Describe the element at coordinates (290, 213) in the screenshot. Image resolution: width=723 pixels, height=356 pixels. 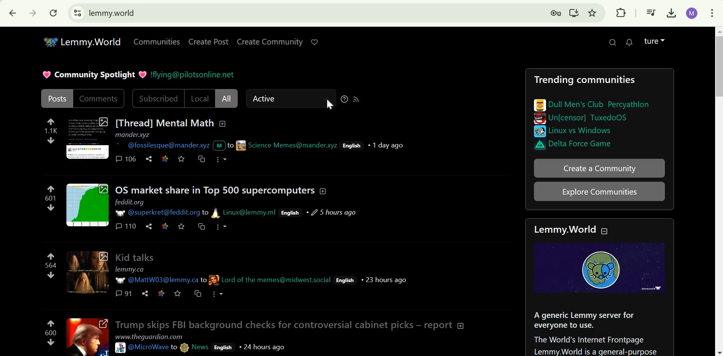
I see `English` at that location.